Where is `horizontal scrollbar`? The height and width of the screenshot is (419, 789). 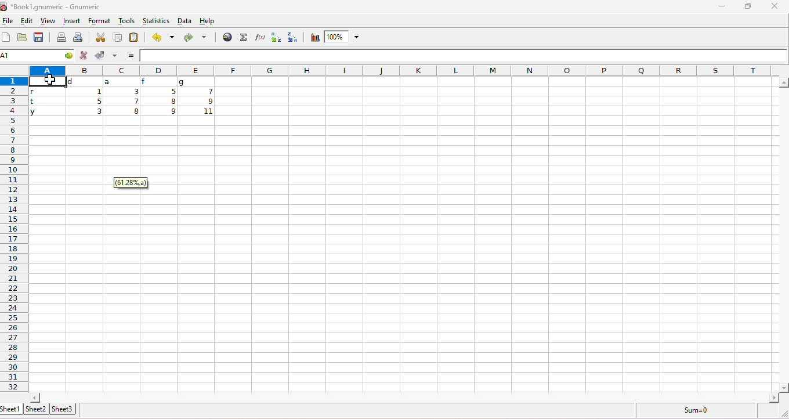
horizontal scrollbar is located at coordinates (783, 236).